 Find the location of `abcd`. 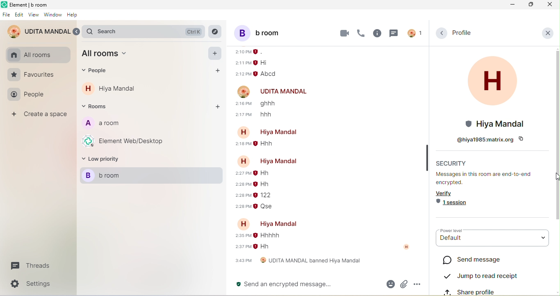

abcd is located at coordinates (271, 74).